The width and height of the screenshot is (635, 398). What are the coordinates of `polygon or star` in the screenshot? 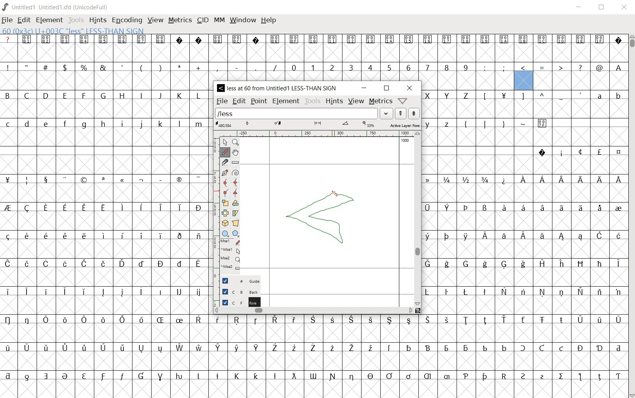 It's located at (236, 233).